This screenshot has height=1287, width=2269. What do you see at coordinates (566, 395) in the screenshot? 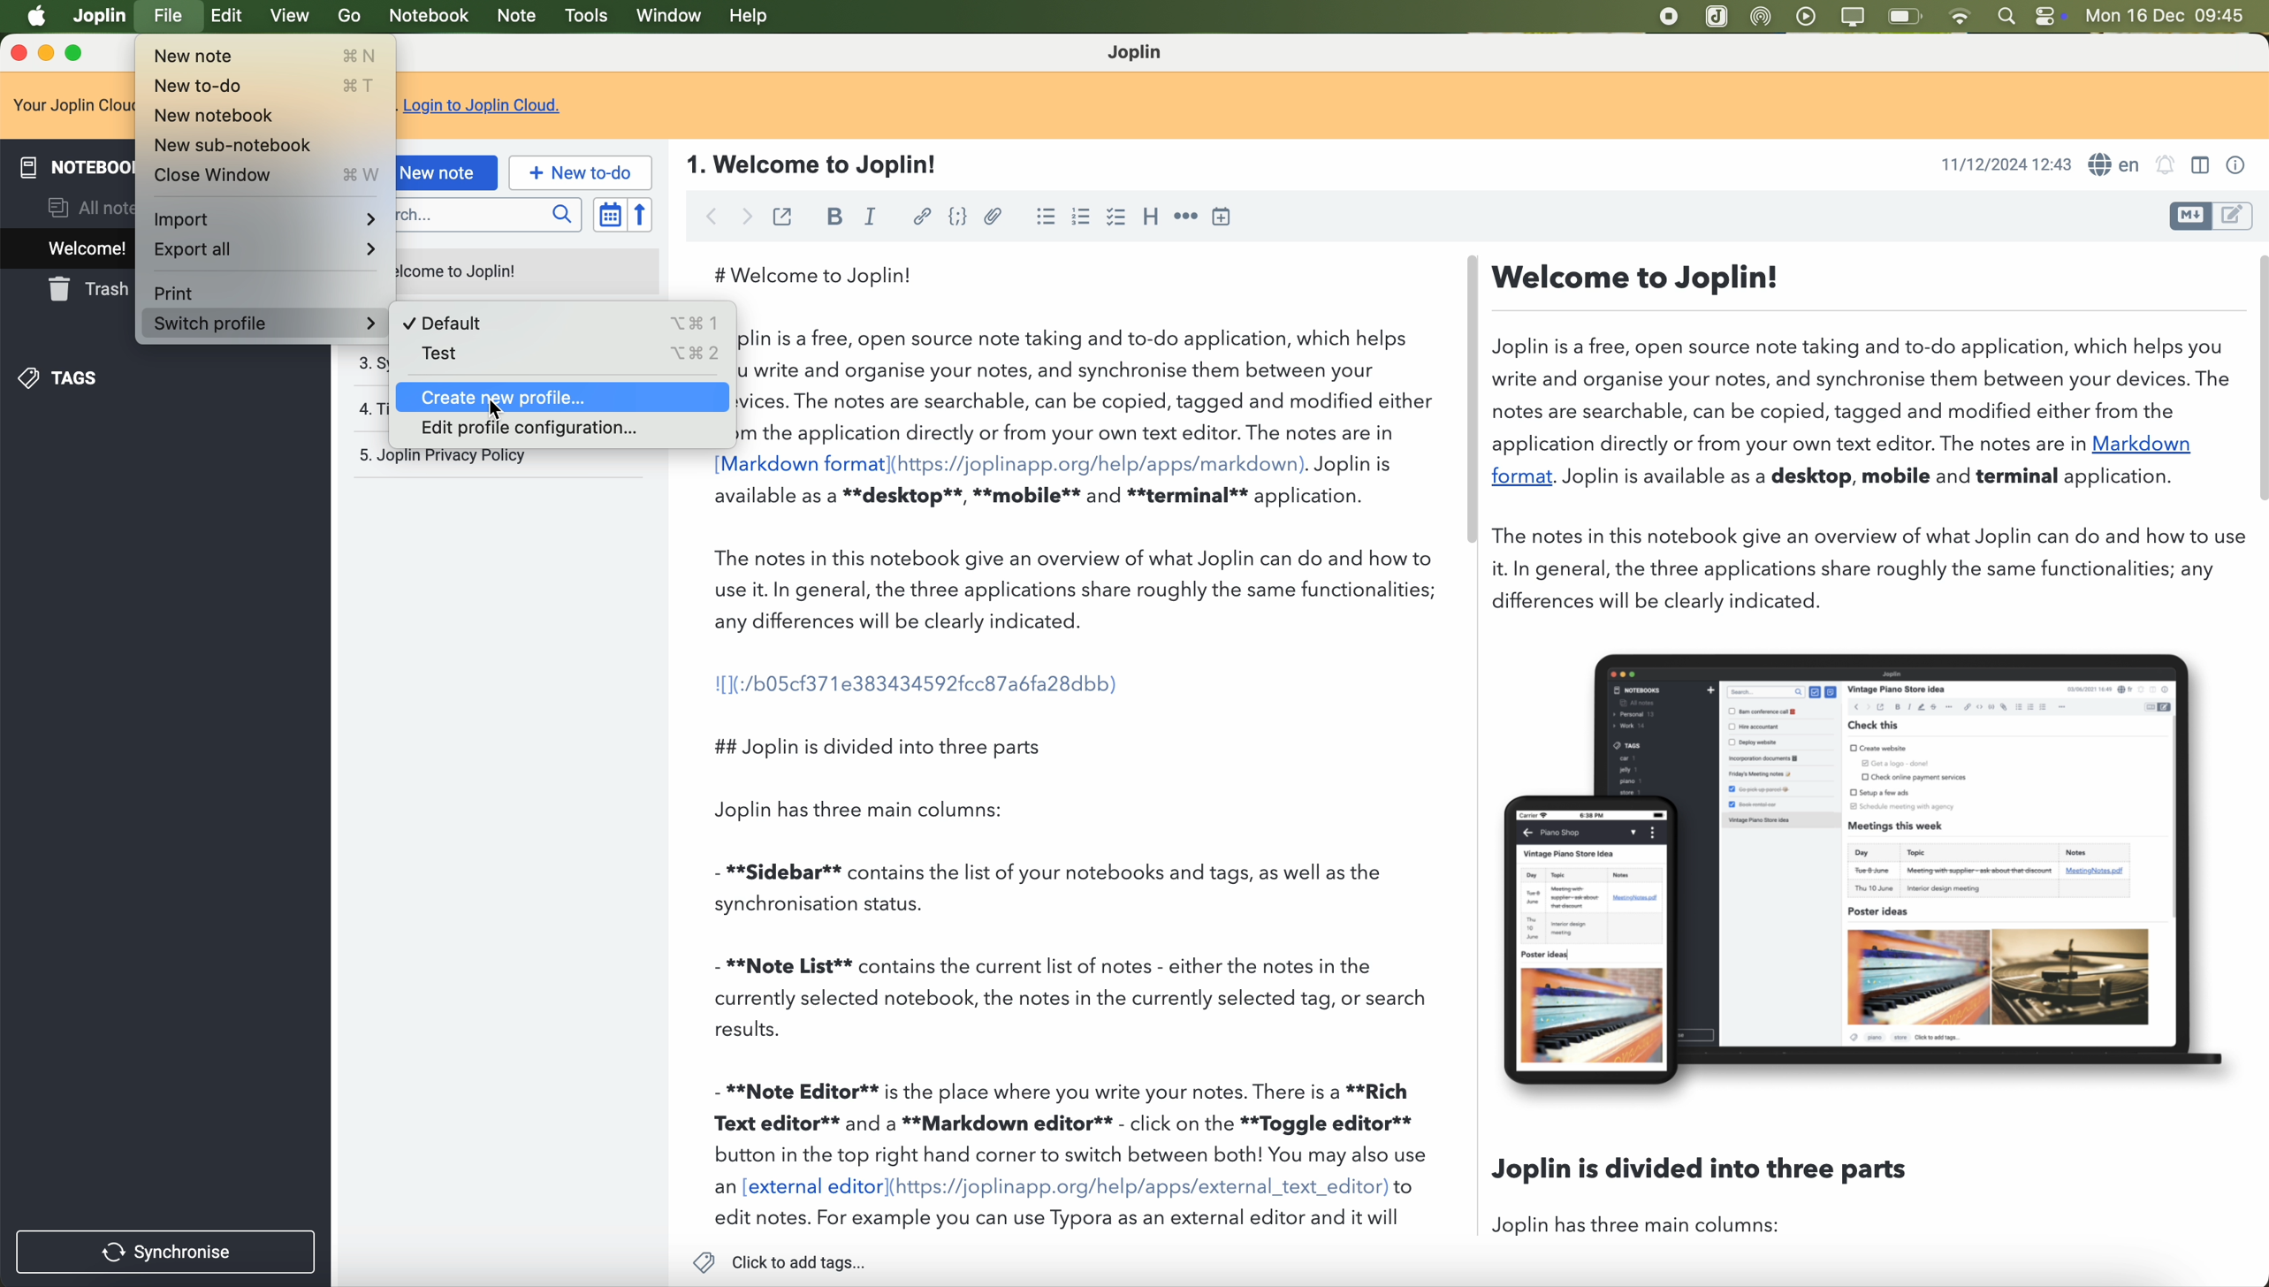
I see `Create new profile...` at bounding box center [566, 395].